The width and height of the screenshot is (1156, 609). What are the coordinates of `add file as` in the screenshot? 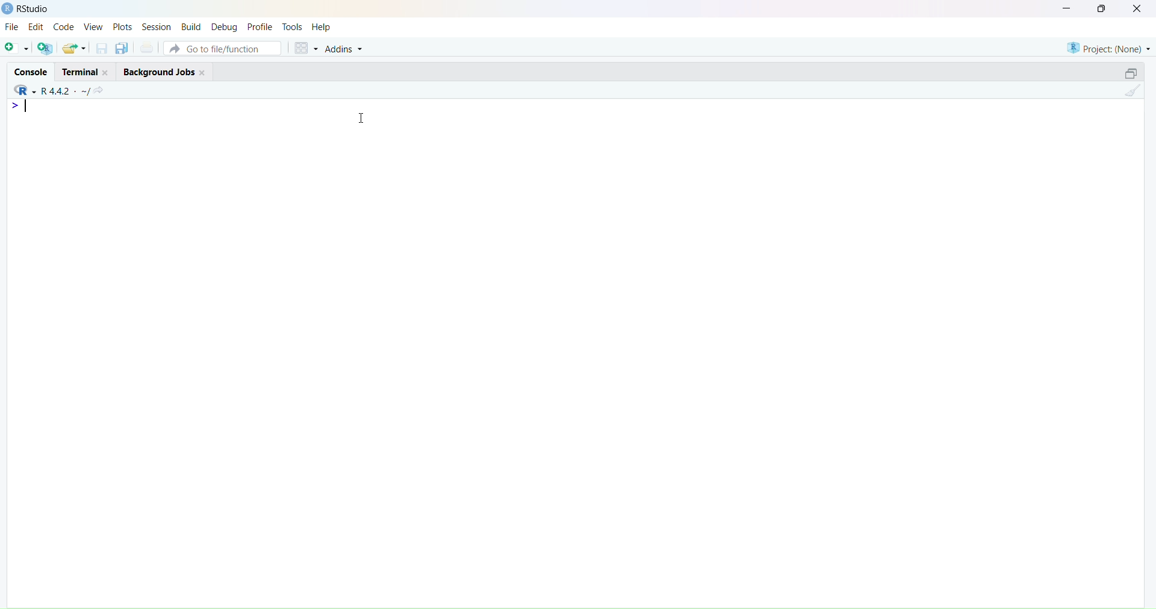 It's located at (17, 49).